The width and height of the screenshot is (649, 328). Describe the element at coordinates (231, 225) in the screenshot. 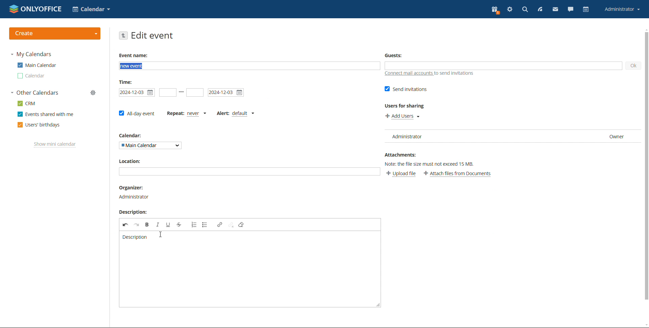

I see `unlink` at that location.